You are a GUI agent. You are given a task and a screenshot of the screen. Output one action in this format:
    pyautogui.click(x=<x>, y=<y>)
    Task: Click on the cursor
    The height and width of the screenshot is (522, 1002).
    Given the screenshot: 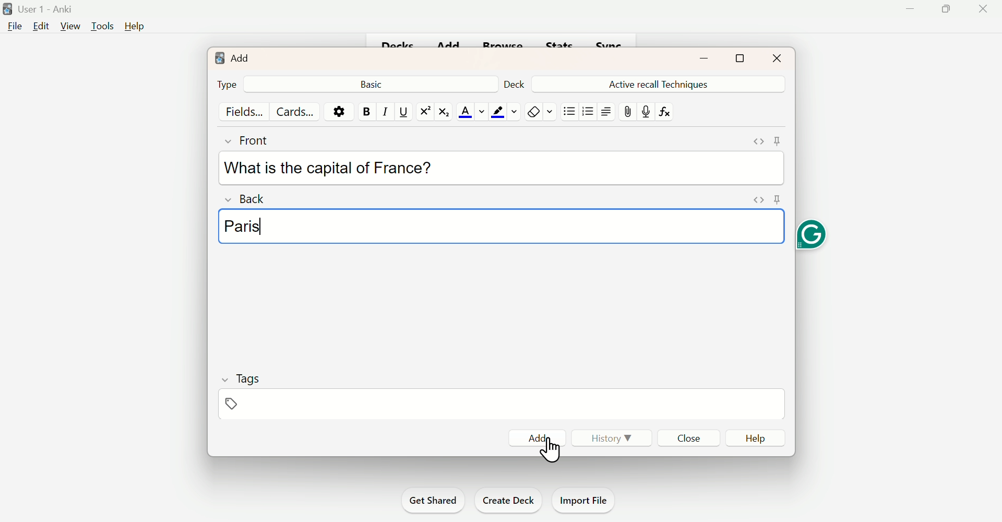 What is the action you would take?
    pyautogui.click(x=545, y=455)
    